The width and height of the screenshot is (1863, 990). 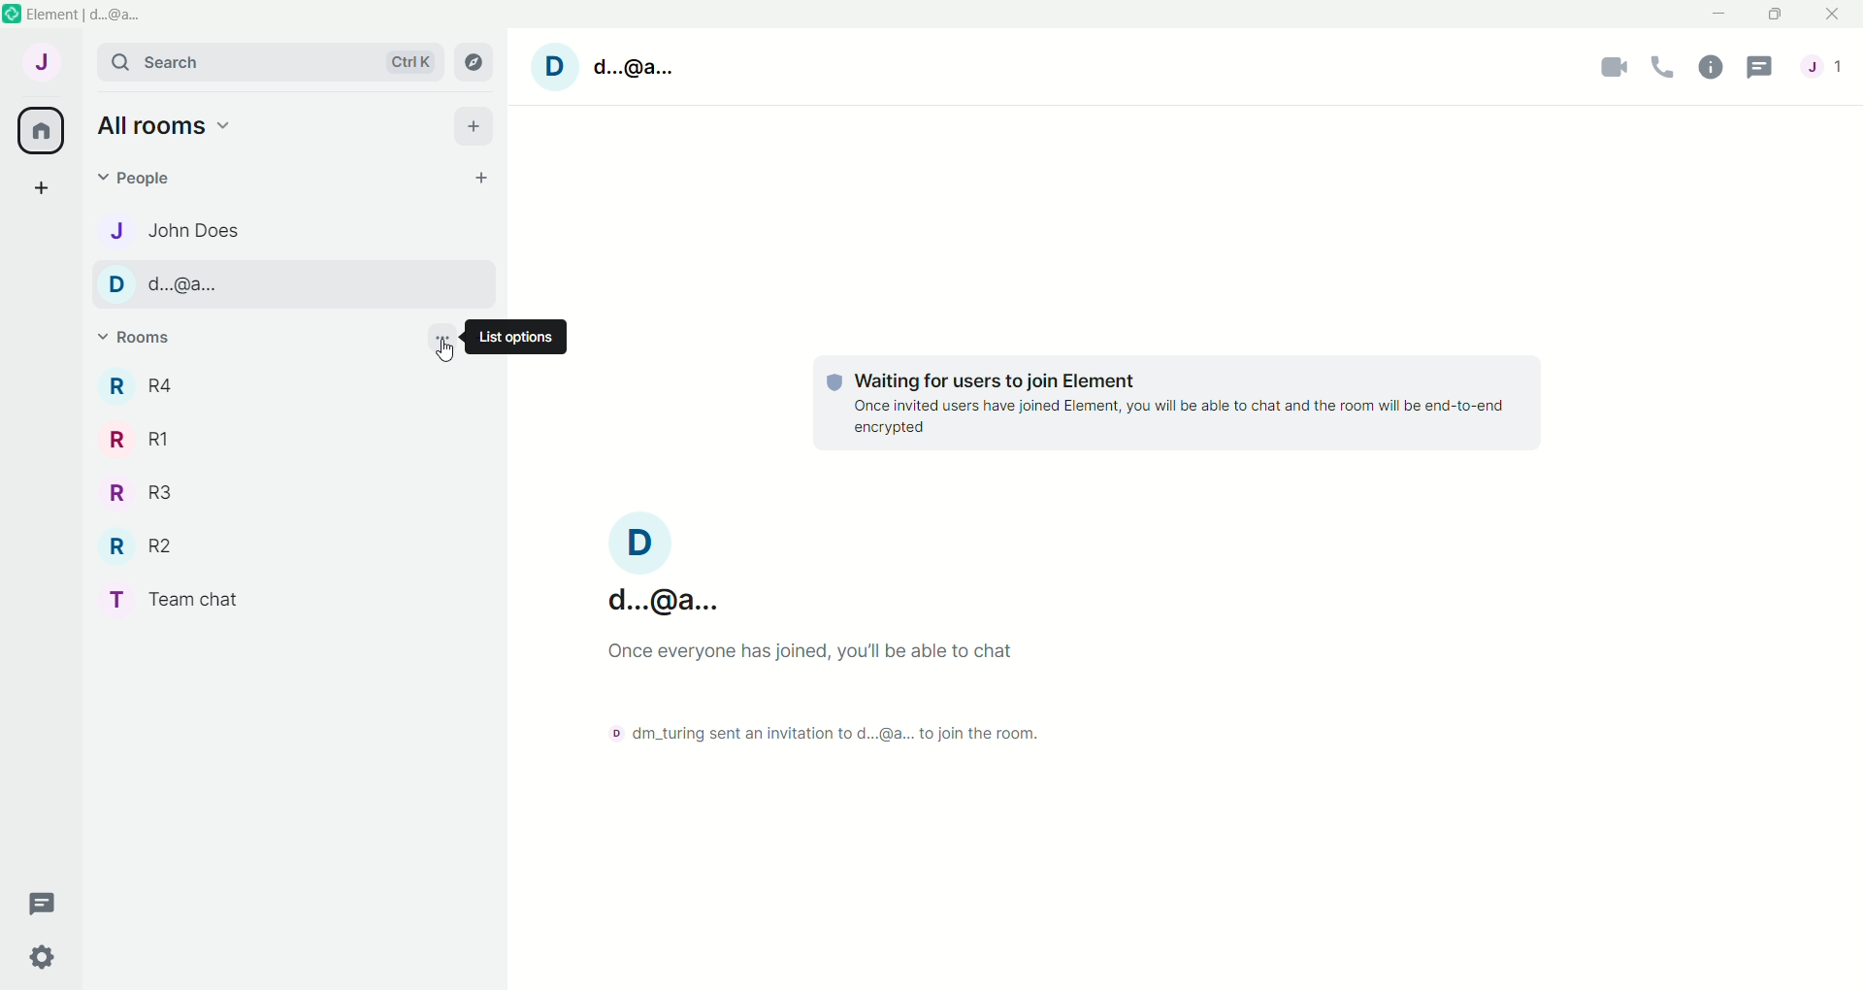 What do you see at coordinates (1772, 14) in the screenshot?
I see `Maximize` at bounding box center [1772, 14].